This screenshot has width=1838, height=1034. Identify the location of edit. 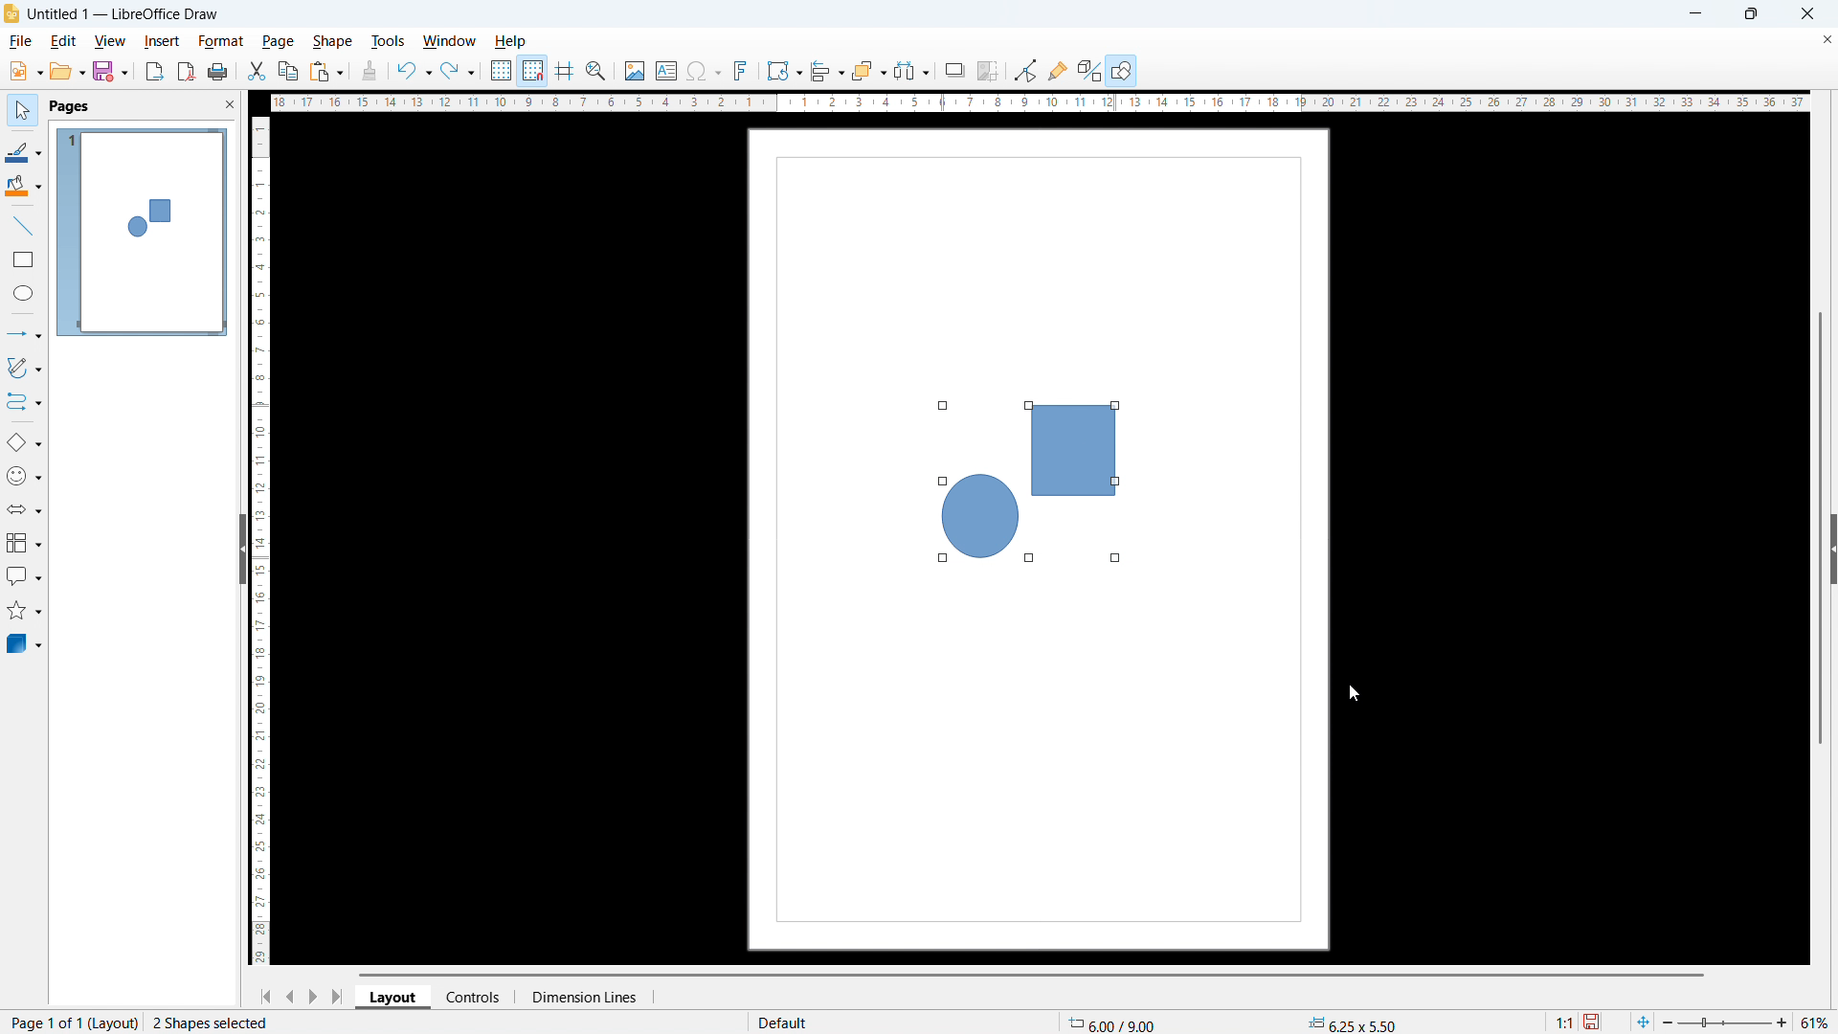
(65, 41).